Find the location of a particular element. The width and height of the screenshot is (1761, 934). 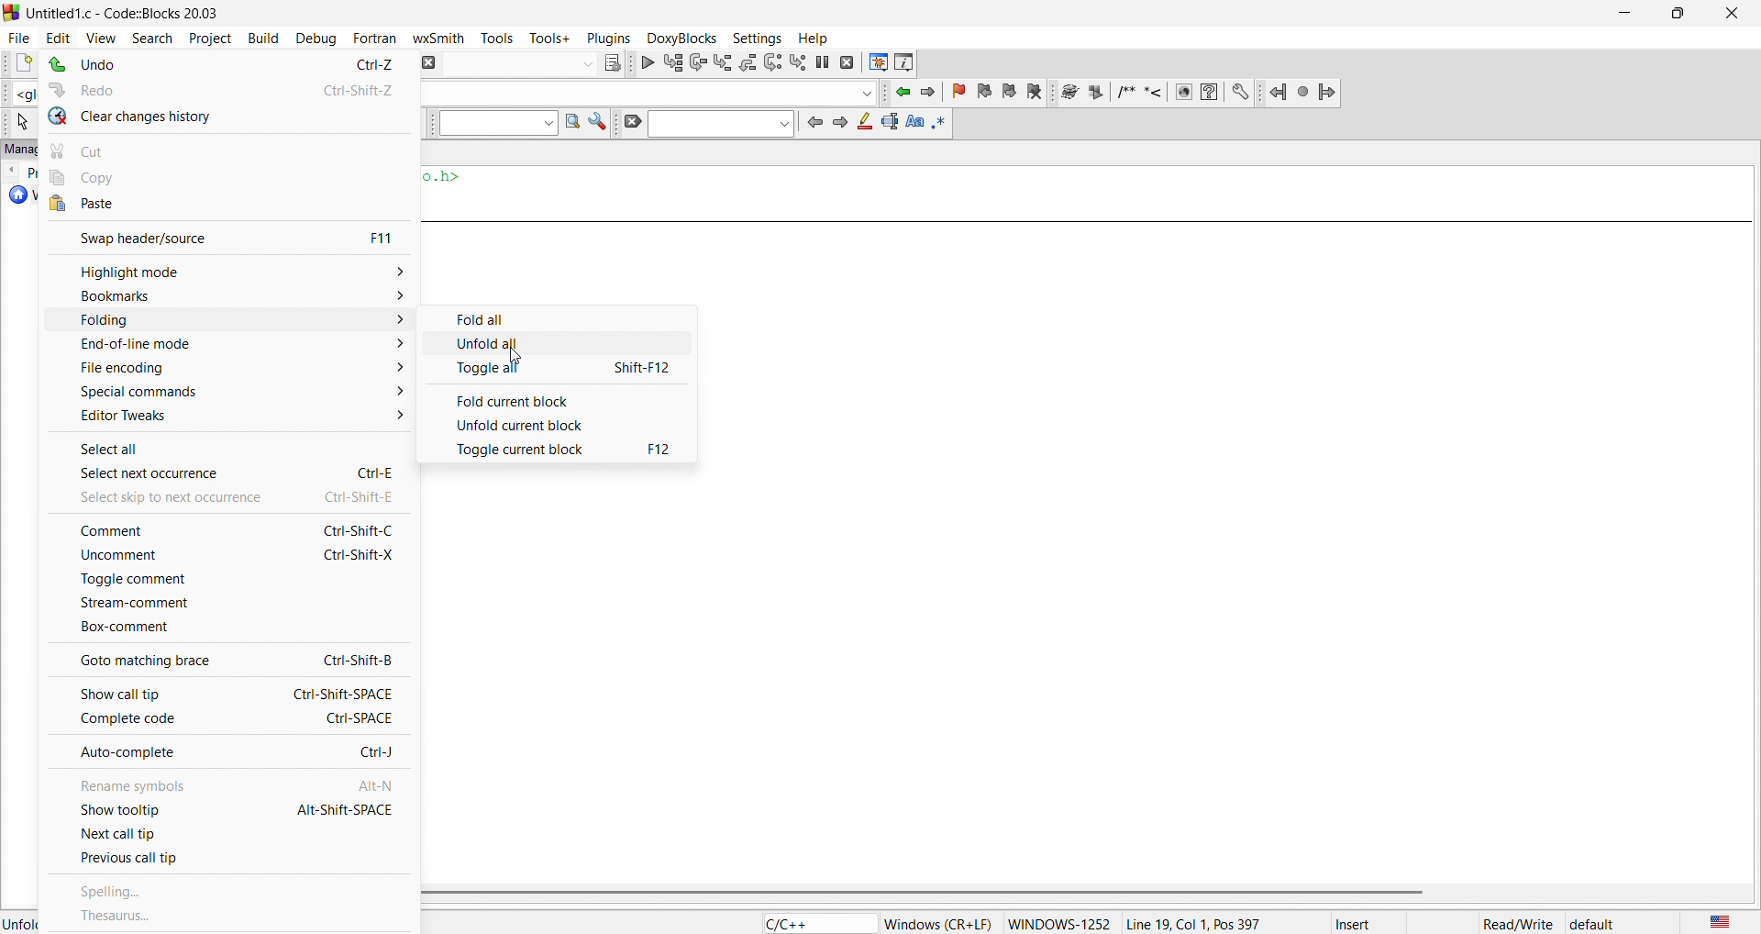

function select is located at coordinates (649, 92).